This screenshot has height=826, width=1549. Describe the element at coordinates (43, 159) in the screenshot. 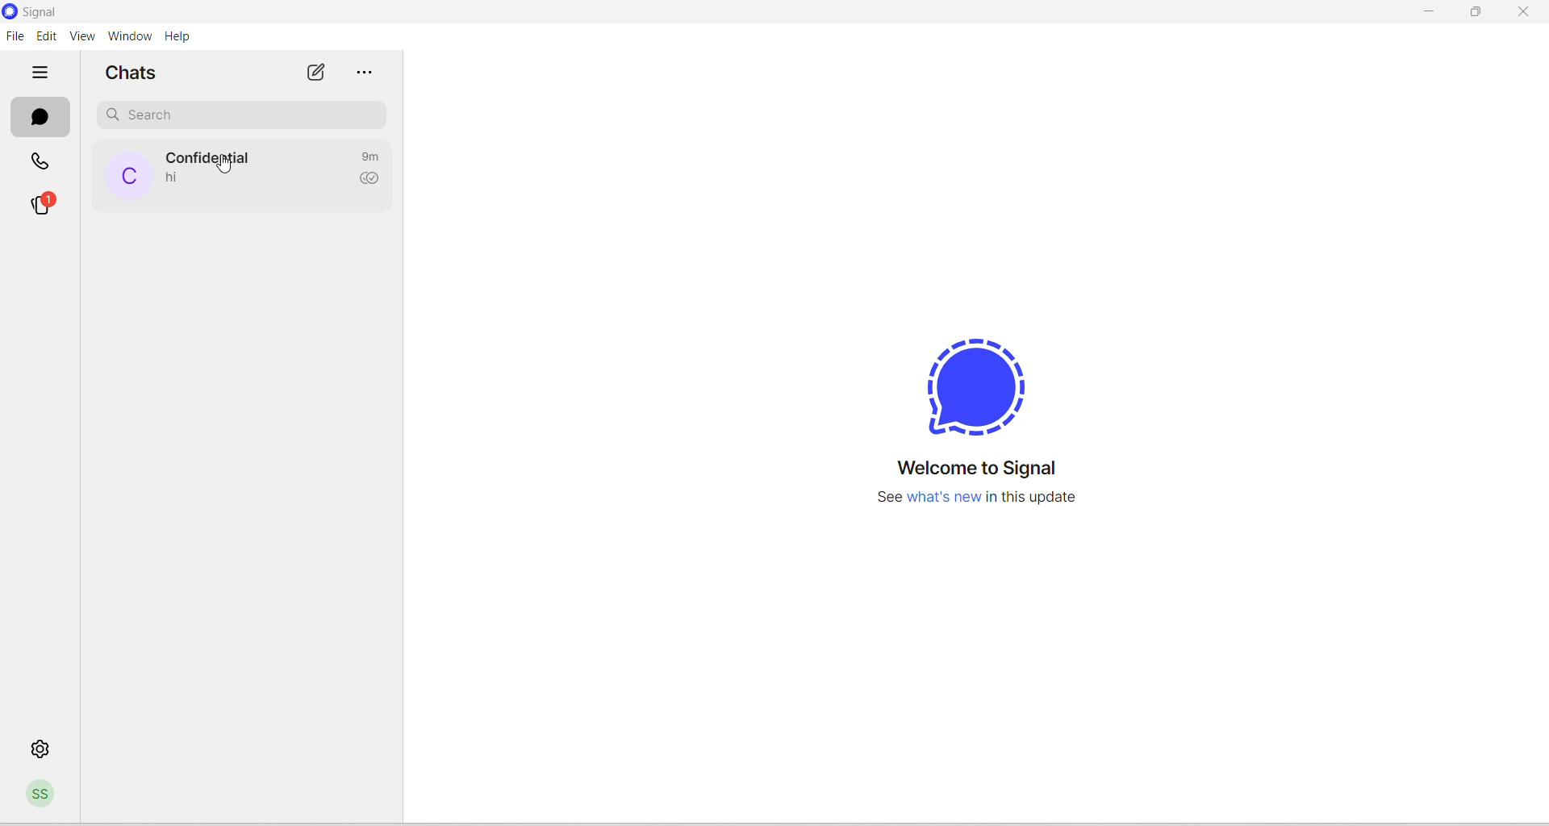

I see `calls` at that location.